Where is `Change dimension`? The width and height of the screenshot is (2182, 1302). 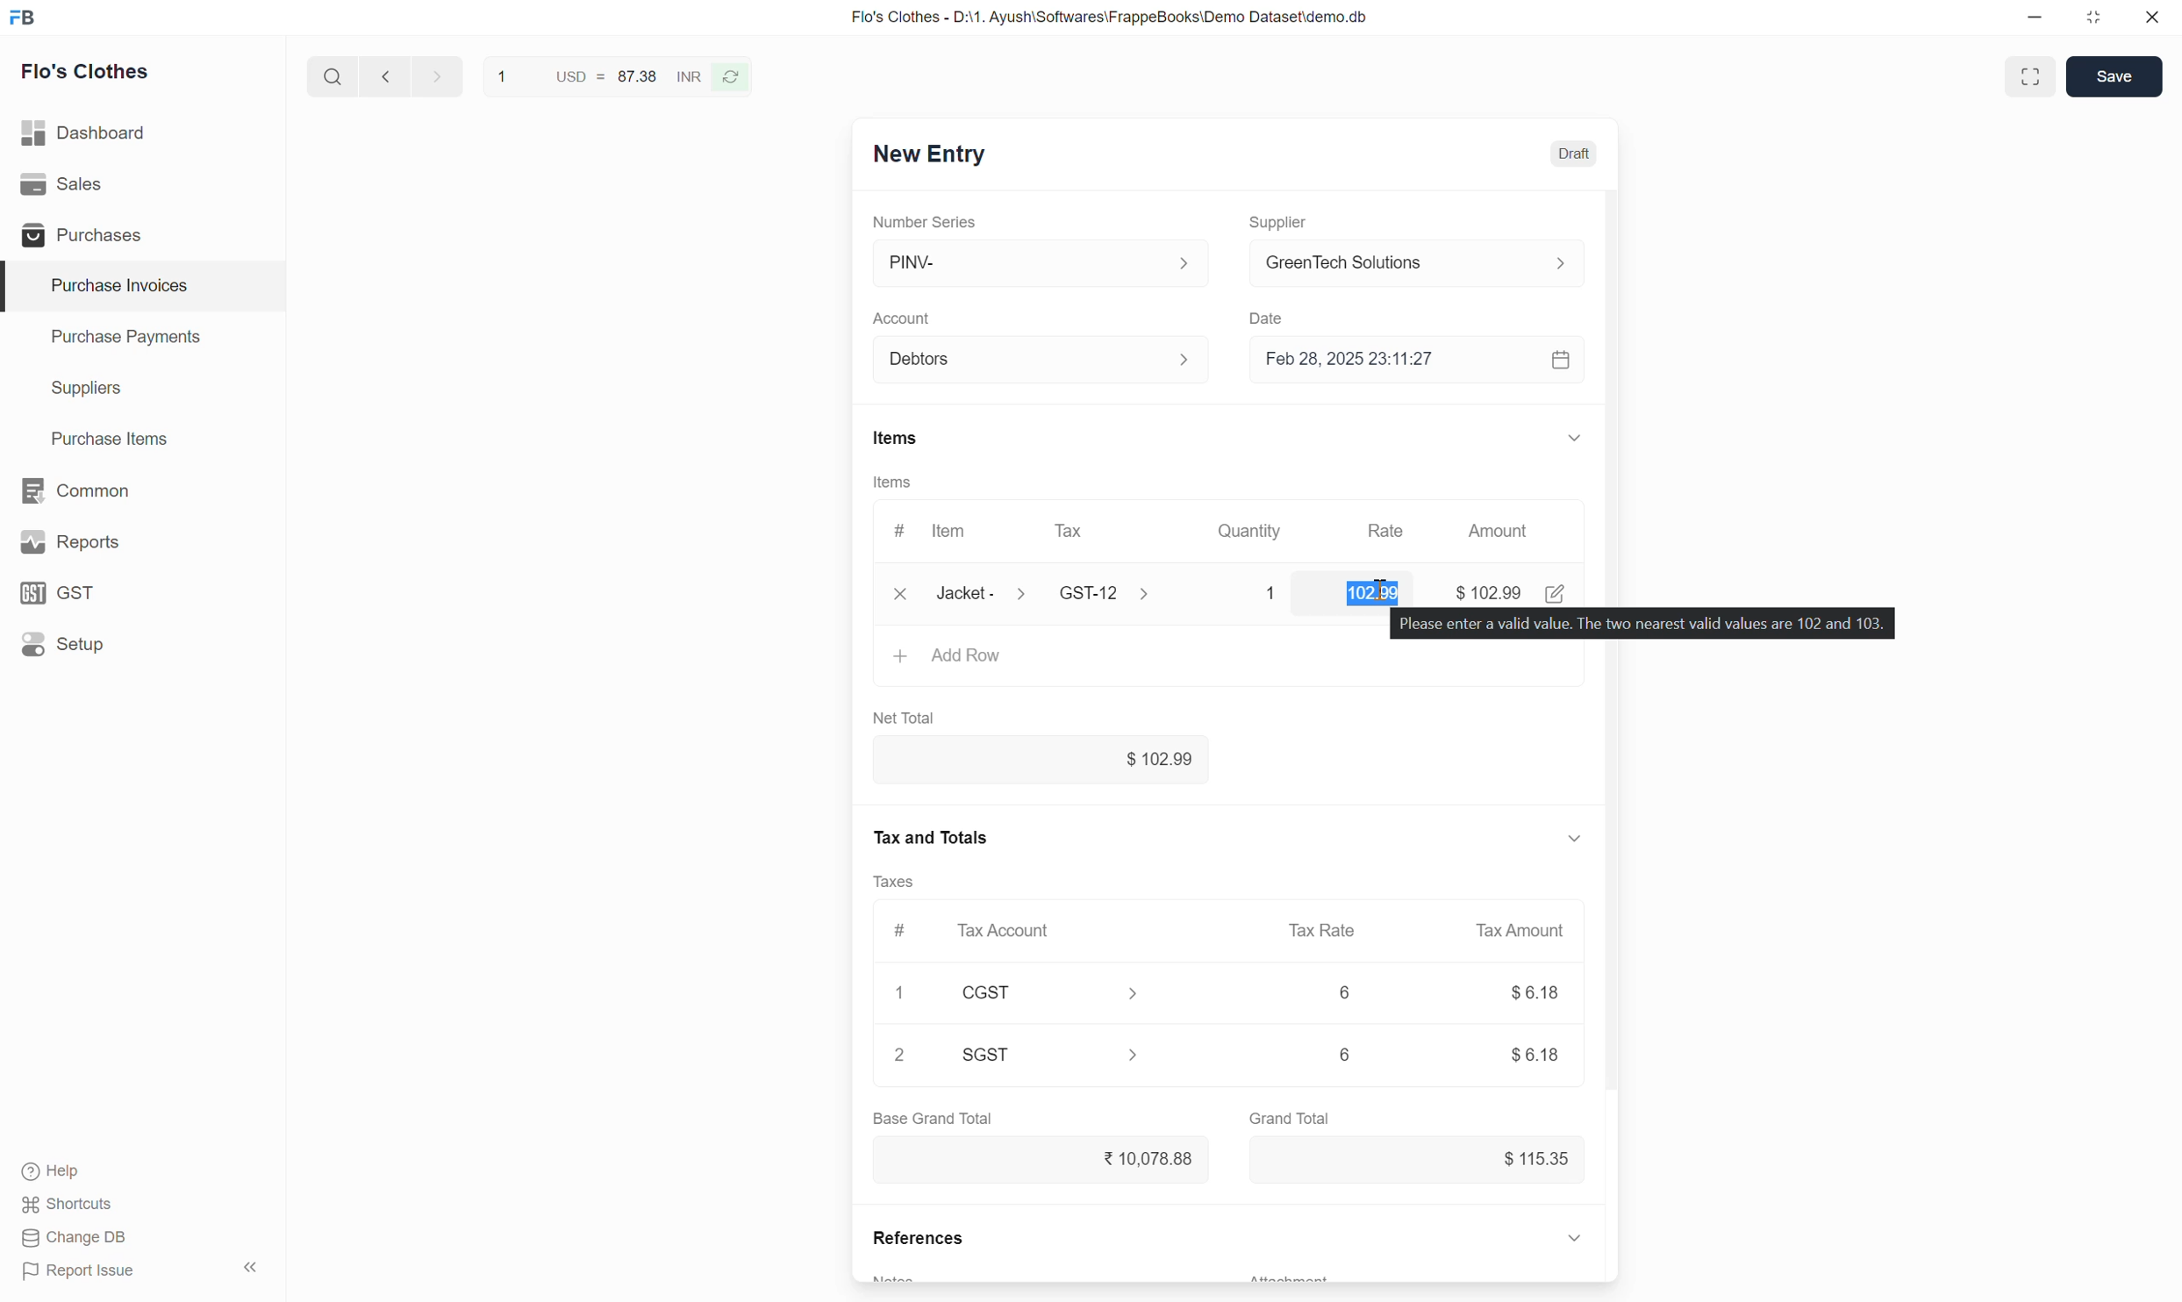
Change dimension is located at coordinates (2093, 18).